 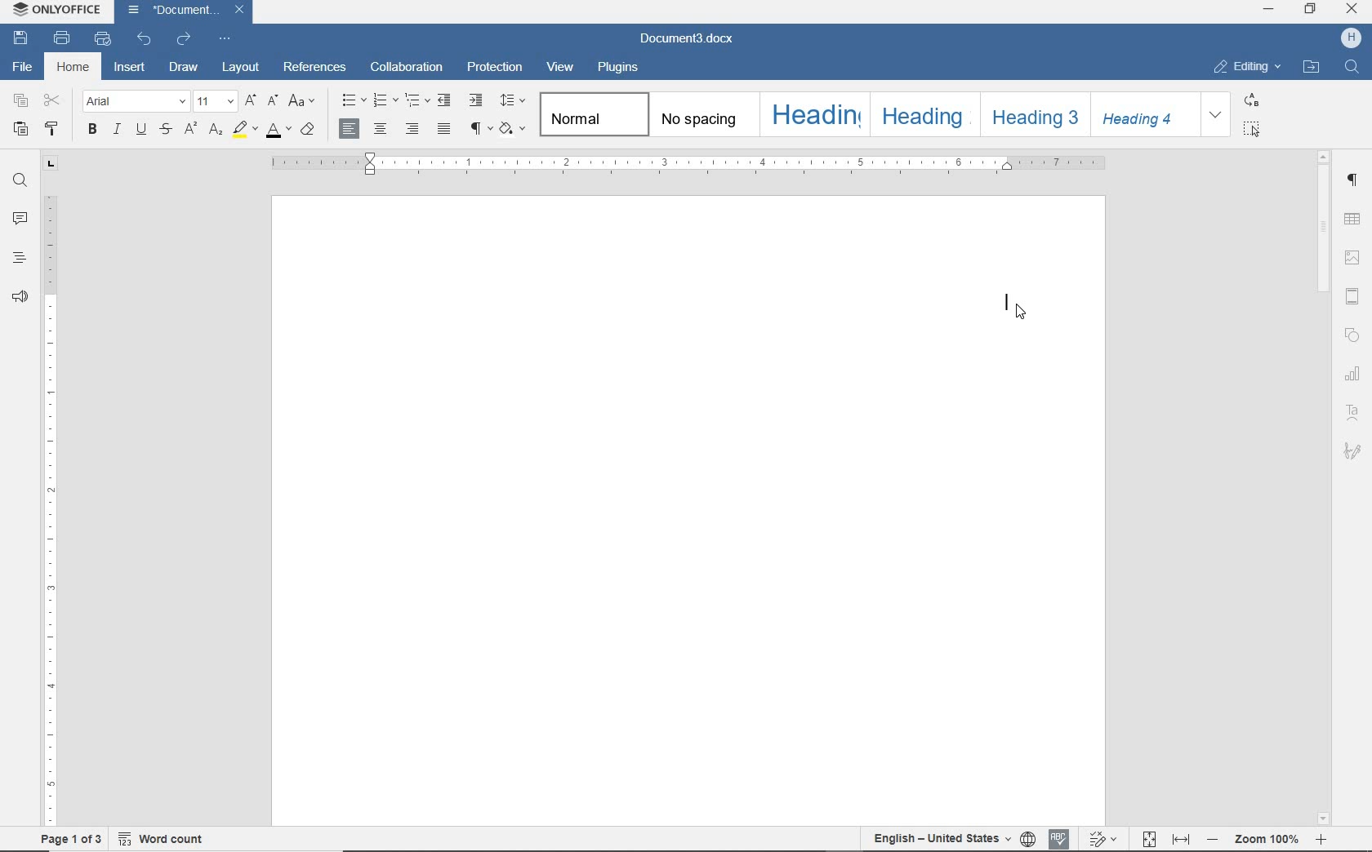 I want to click on ALIGN RIGHT, so click(x=410, y=128).